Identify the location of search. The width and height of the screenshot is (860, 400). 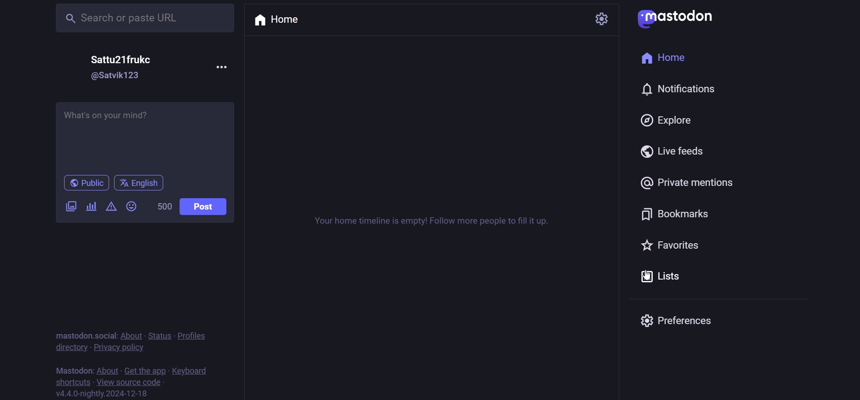
(145, 18).